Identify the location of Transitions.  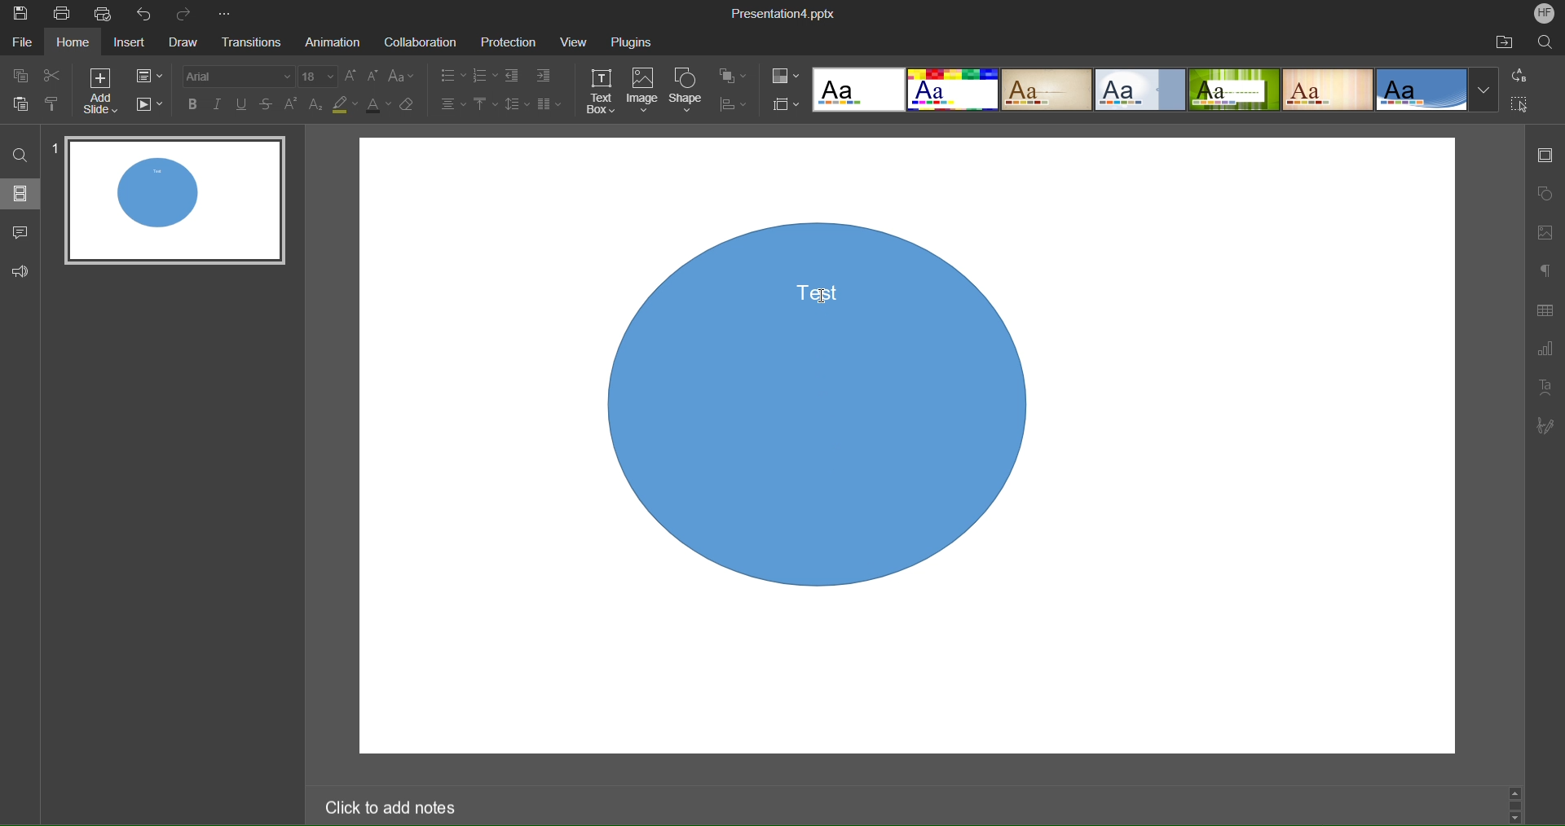
(253, 42).